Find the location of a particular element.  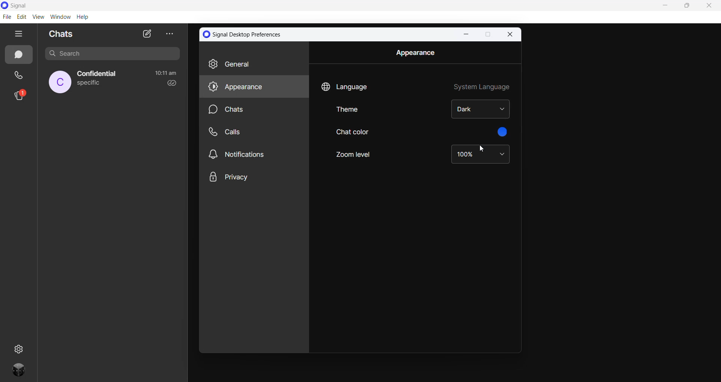

minimize is located at coordinates (667, 6).